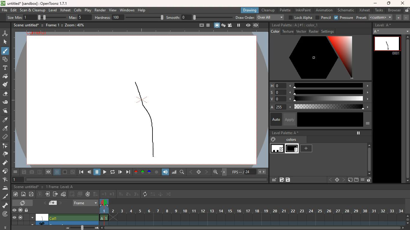 The image size is (410, 230). I want to click on volume, so click(166, 172).